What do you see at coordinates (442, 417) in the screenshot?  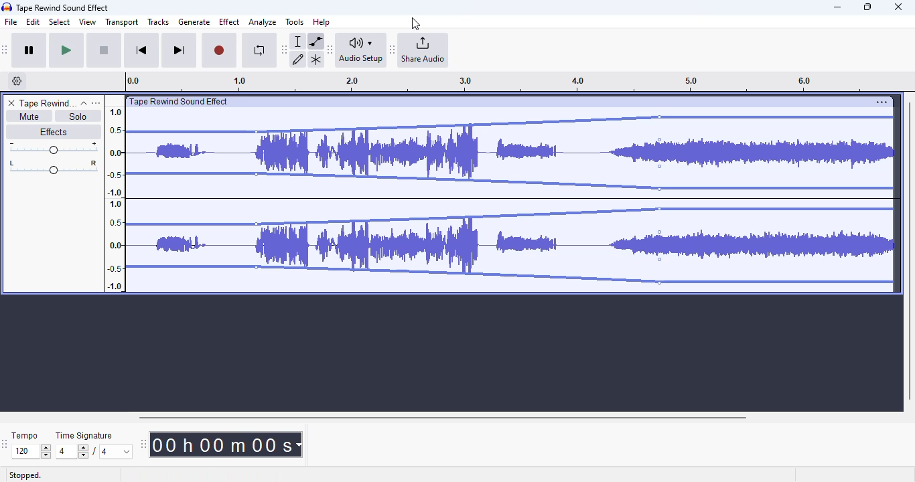 I see `horizontal scroll bar` at bounding box center [442, 417].